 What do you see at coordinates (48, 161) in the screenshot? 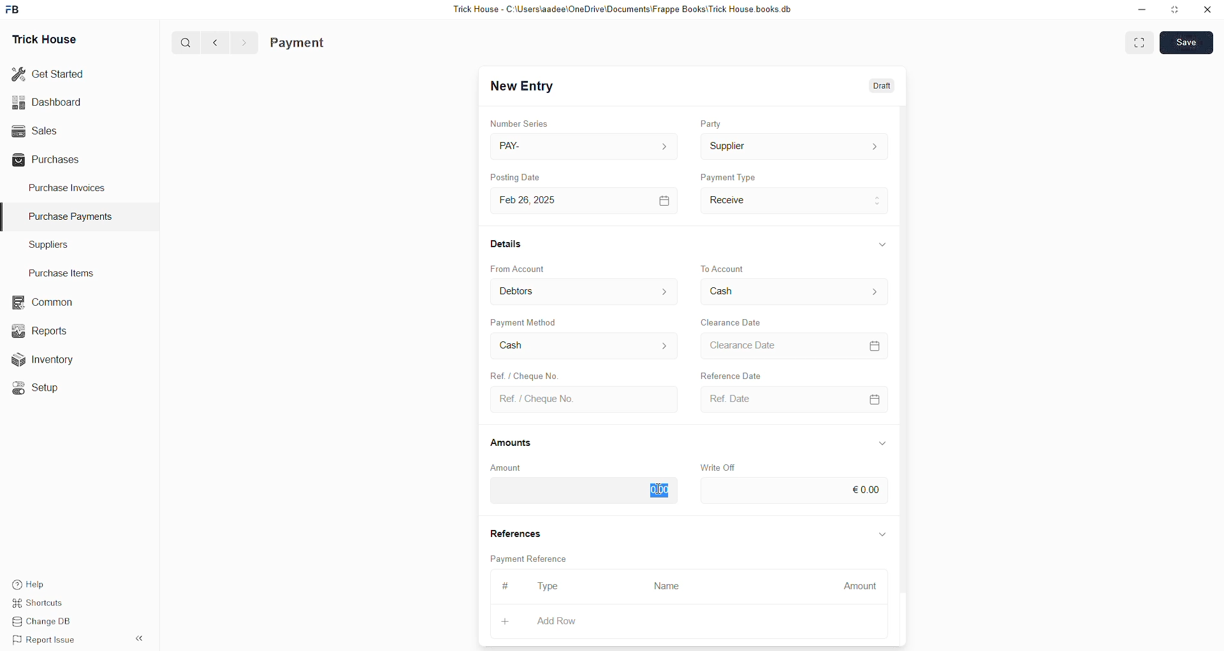
I see `Purchases` at bounding box center [48, 161].